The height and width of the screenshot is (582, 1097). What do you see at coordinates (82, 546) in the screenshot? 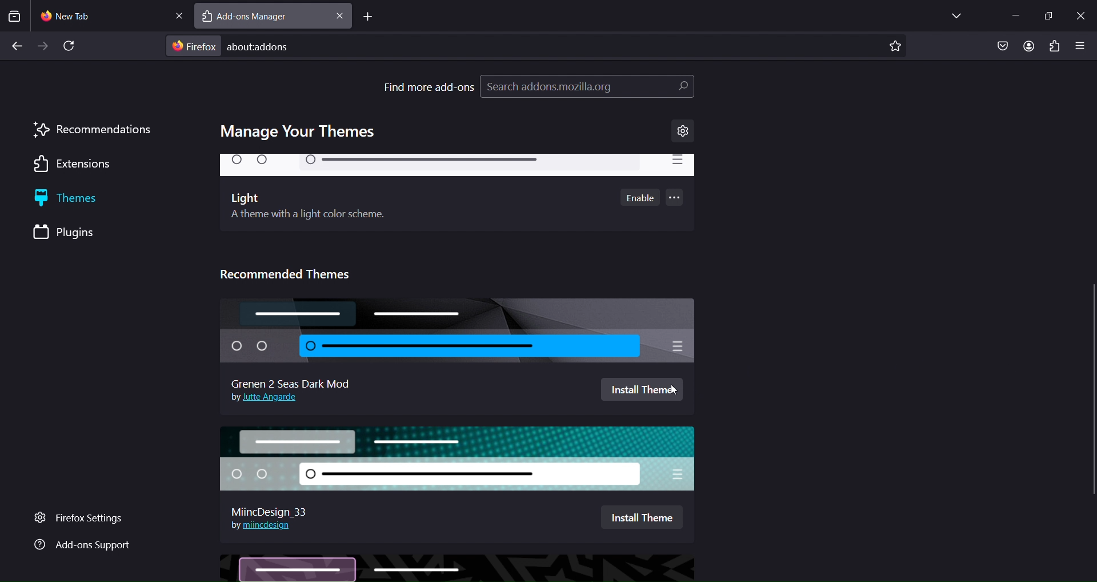
I see `add ons support` at bounding box center [82, 546].